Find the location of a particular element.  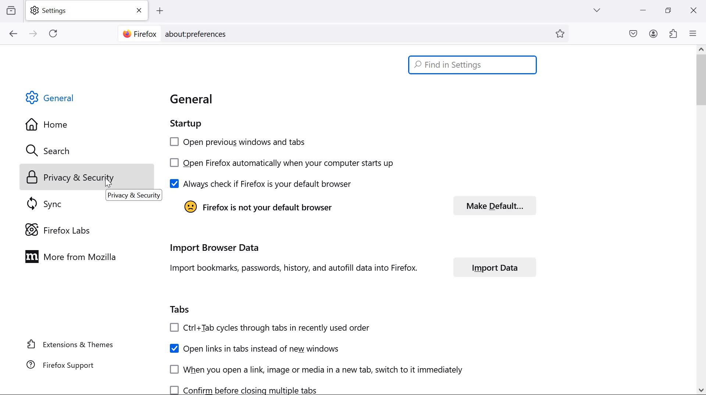

make default is located at coordinates (499, 205).